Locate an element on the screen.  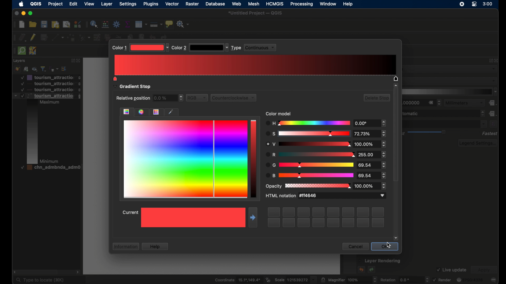
dropper is located at coordinates (172, 111).